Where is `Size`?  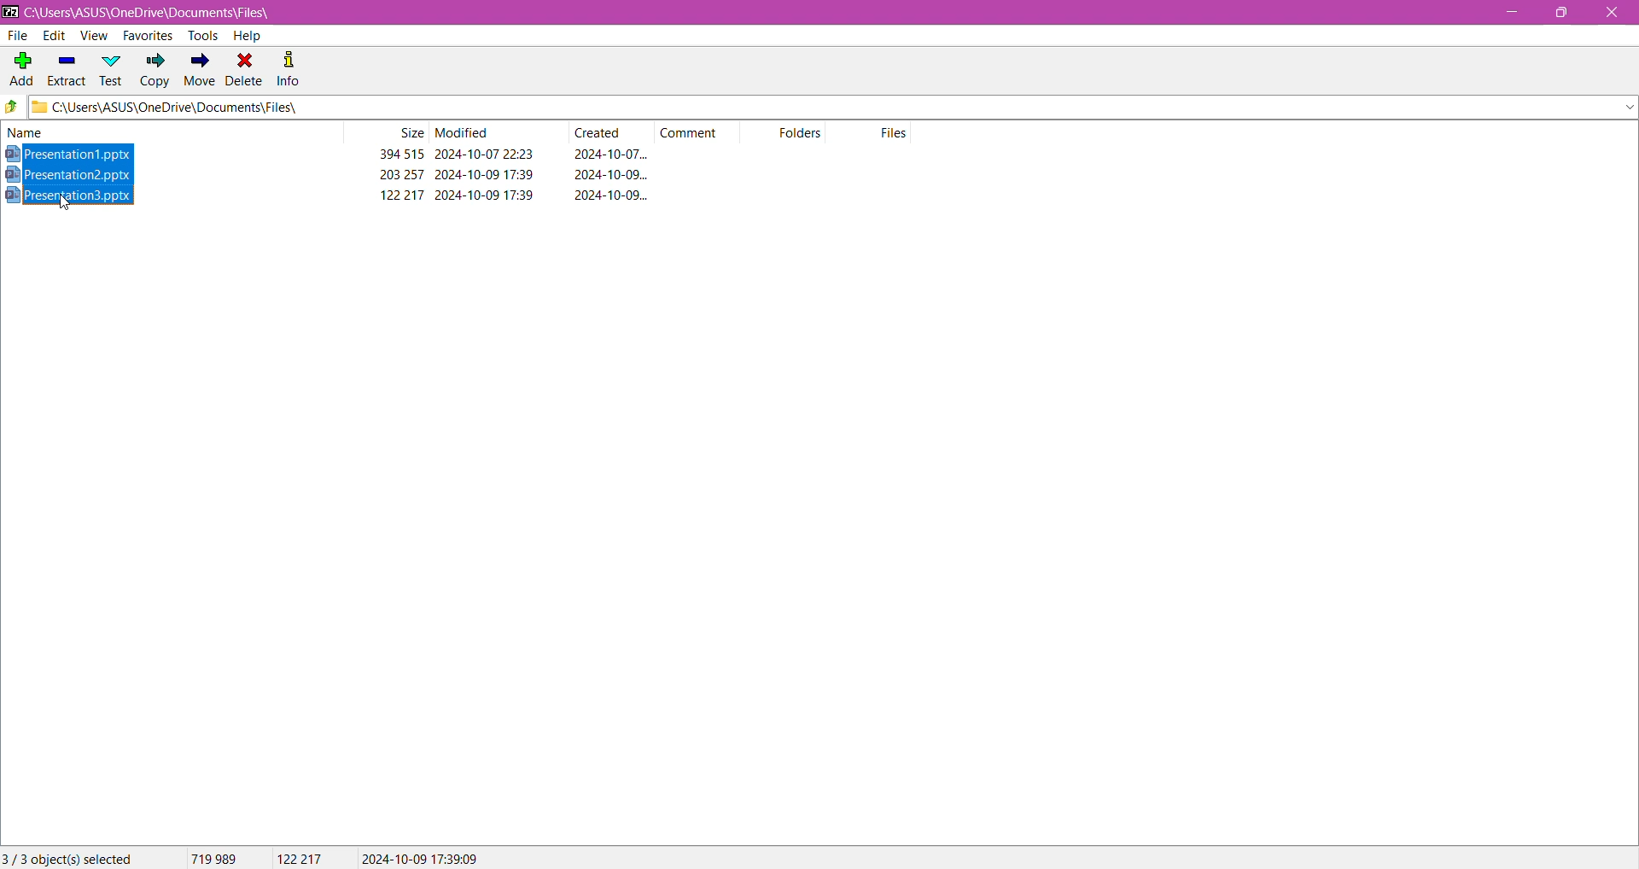 Size is located at coordinates (410, 133).